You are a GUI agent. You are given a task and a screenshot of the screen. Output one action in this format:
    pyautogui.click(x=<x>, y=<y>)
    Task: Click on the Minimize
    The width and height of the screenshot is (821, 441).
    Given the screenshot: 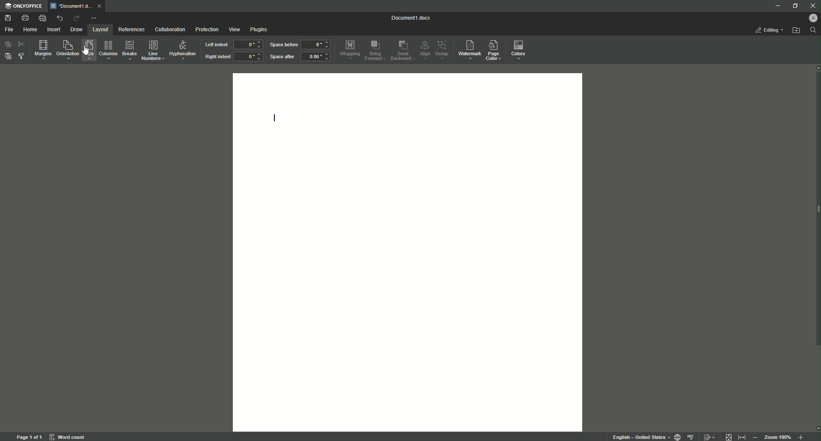 What is the action you would take?
    pyautogui.click(x=776, y=6)
    